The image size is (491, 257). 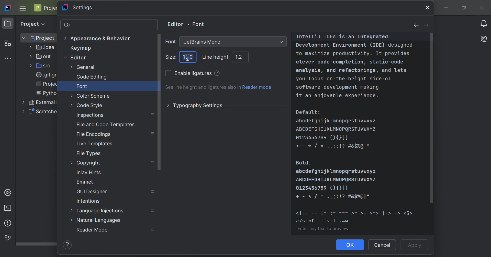 I want to click on Bold:, so click(x=304, y=163).